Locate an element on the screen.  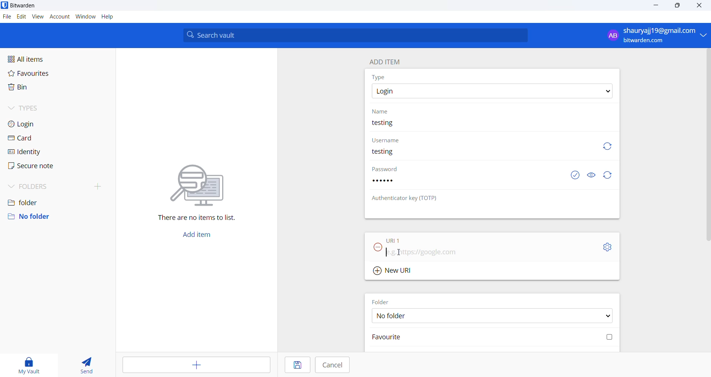
OTP heading: Authenticator key (TOTP) is located at coordinates (407, 198).